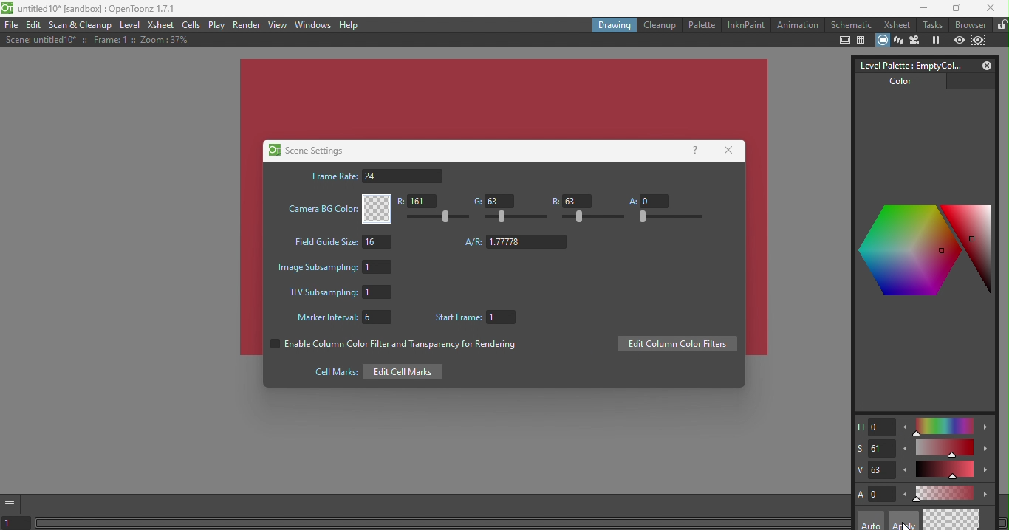  I want to click on Sub-camera preview, so click(979, 39).